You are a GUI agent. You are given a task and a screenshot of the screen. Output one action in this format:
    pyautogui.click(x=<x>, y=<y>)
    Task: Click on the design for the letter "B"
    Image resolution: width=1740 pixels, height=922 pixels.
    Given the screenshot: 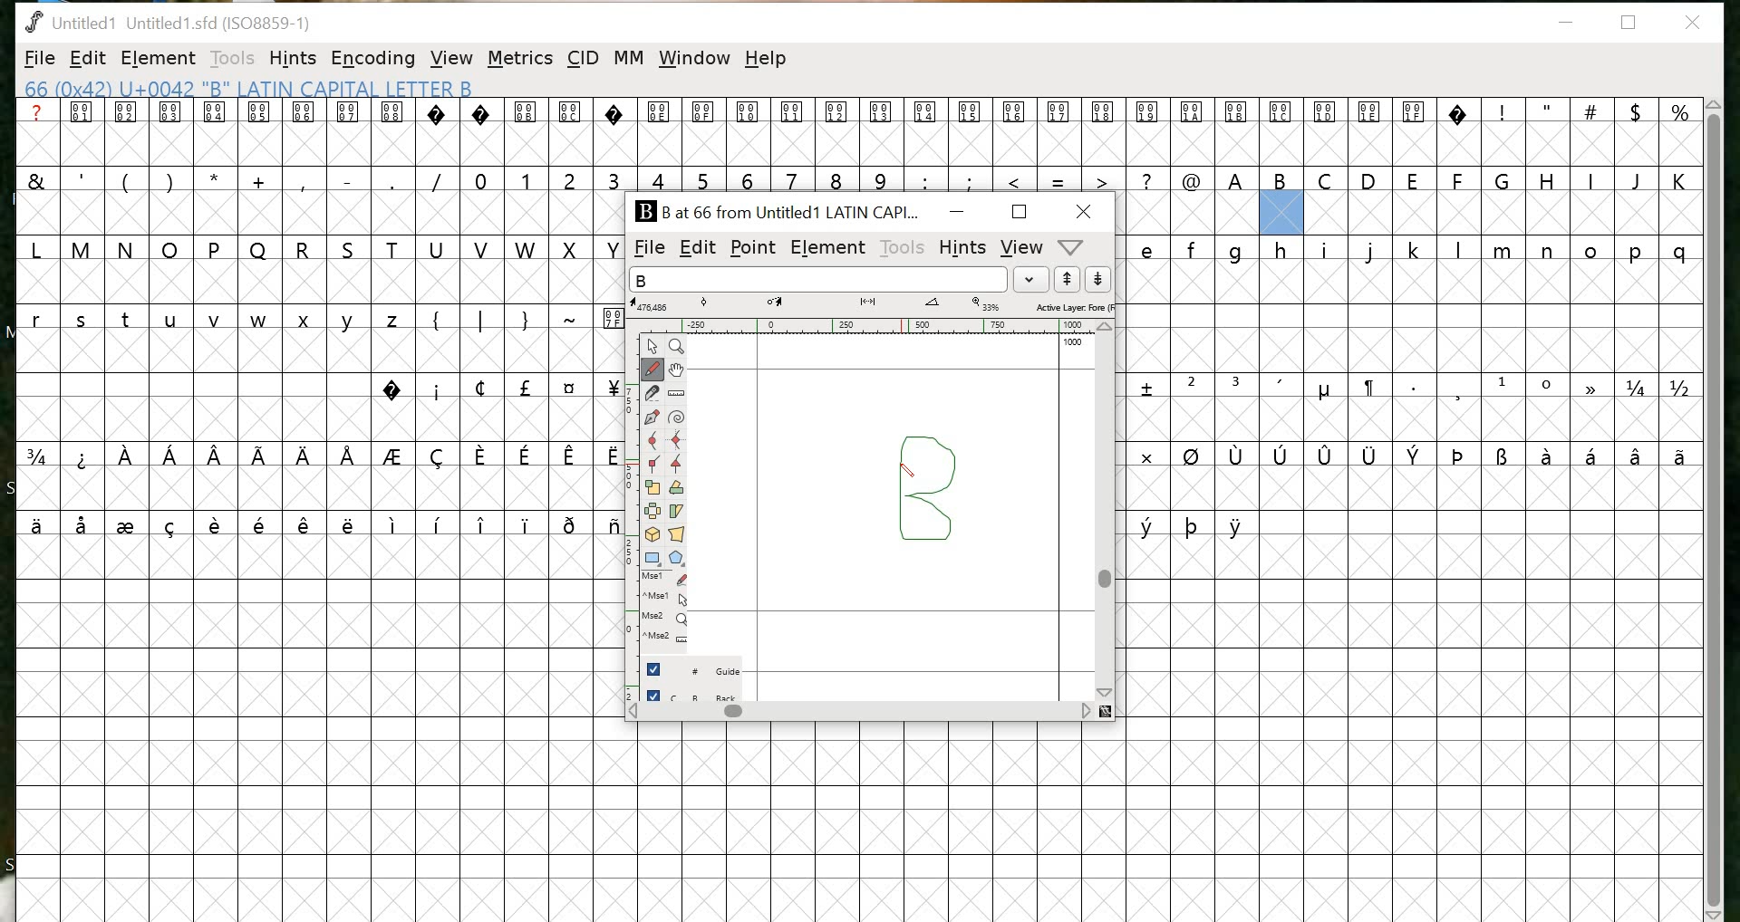 What is the action you would take?
    pyautogui.click(x=925, y=495)
    